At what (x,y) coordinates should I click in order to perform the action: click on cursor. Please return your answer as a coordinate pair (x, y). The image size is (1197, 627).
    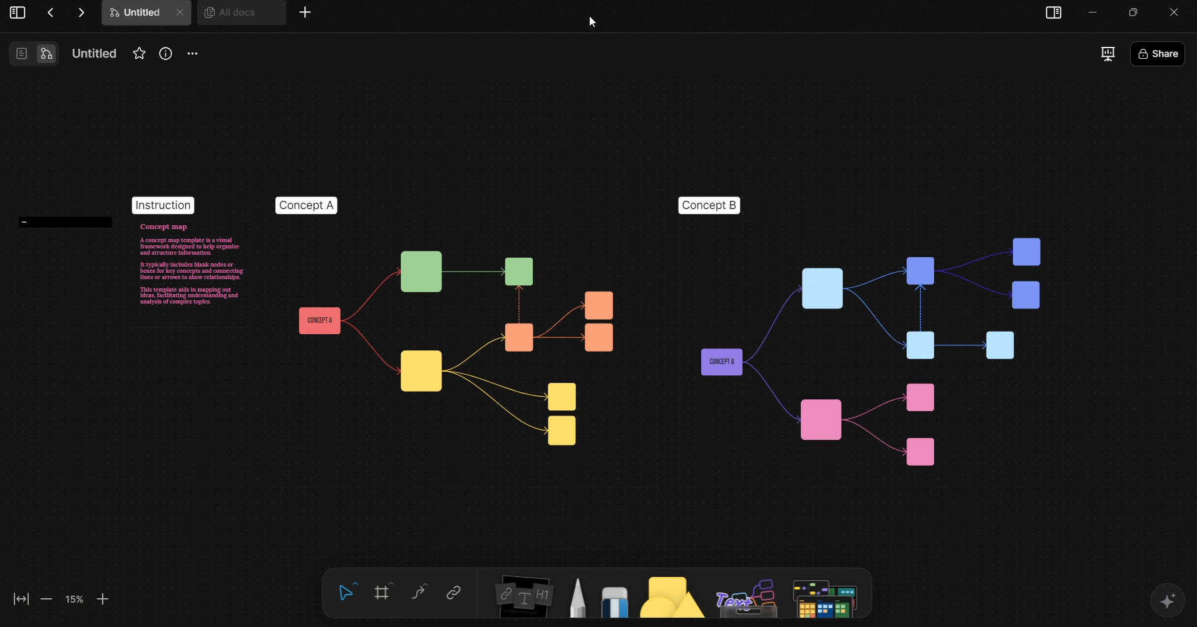
    Looking at the image, I should click on (598, 25).